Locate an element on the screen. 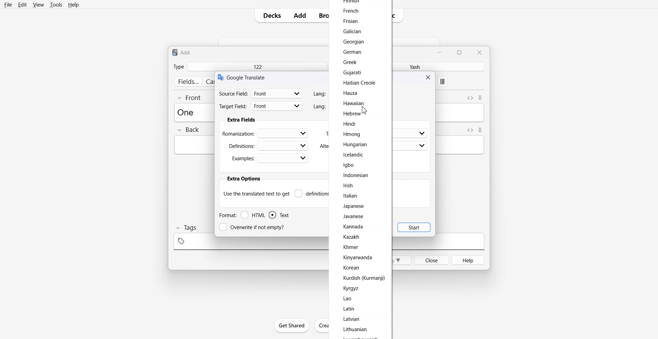 The image size is (658, 339). Gujarati is located at coordinates (356, 73).